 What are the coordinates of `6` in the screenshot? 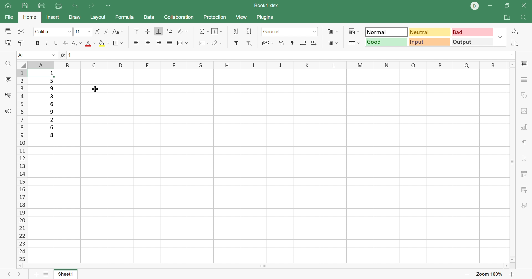 It's located at (53, 128).